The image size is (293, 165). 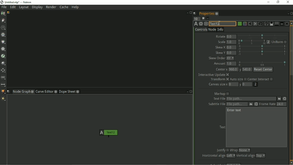 I want to click on Render, so click(x=51, y=7).